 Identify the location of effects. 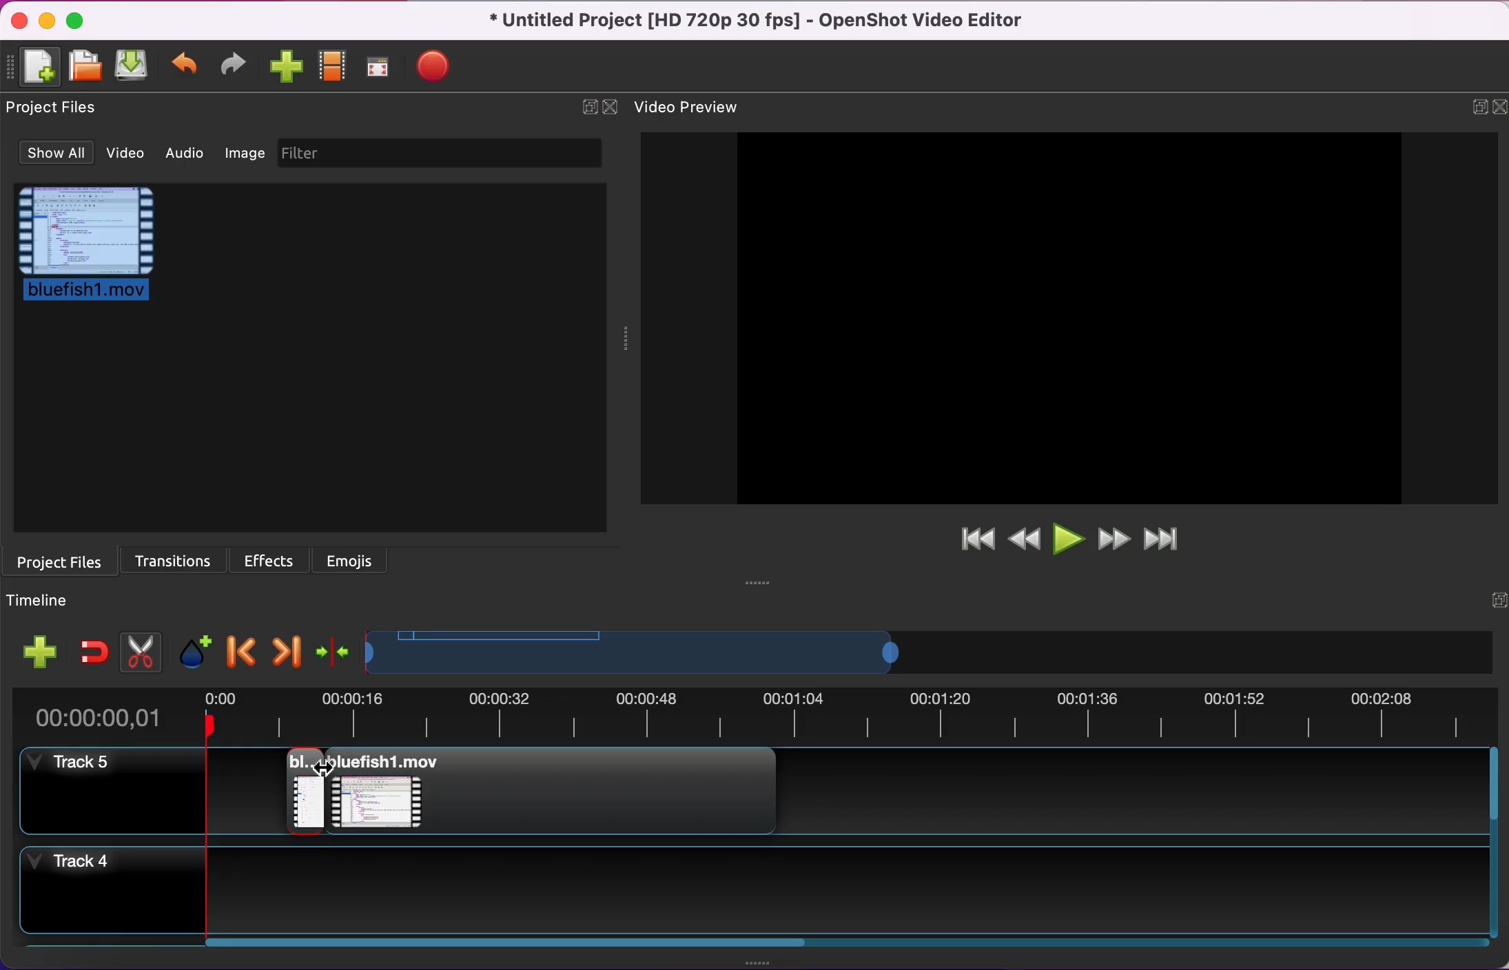
(271, 559).